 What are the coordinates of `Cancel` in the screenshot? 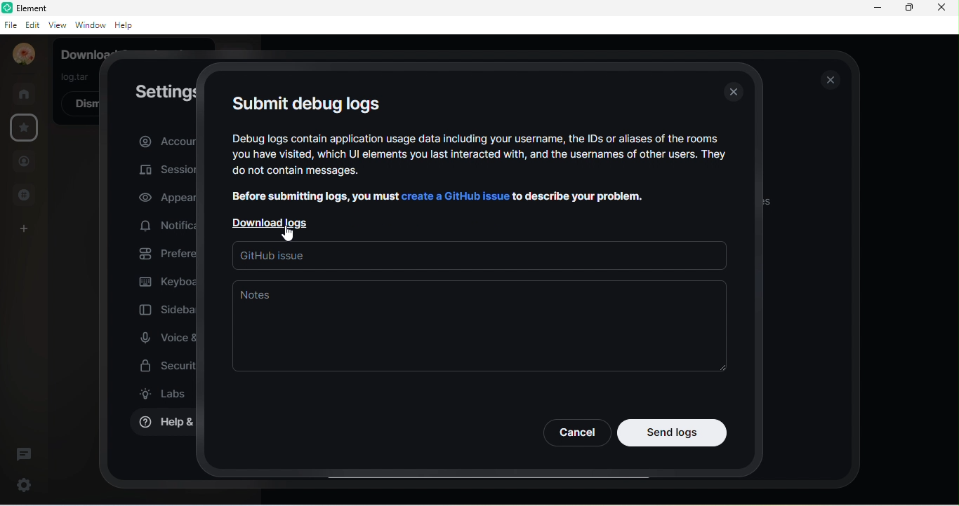 It's located at (576, 432).